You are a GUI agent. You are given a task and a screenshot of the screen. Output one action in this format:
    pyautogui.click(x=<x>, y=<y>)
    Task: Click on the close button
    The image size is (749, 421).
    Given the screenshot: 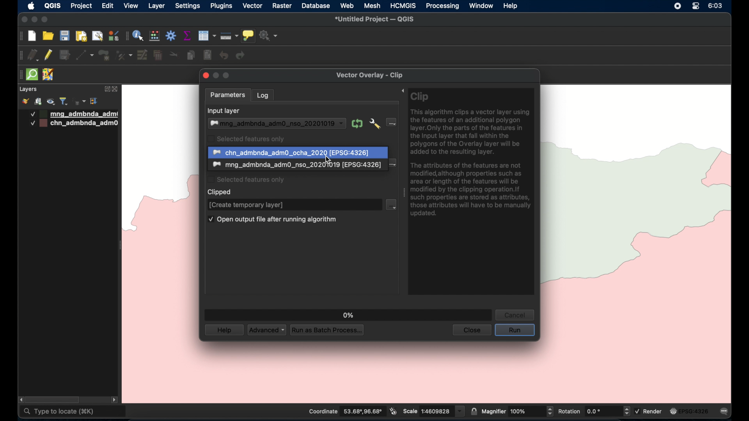 What is the action you would take?
    pyautogui.click(x=204, y=75)
    